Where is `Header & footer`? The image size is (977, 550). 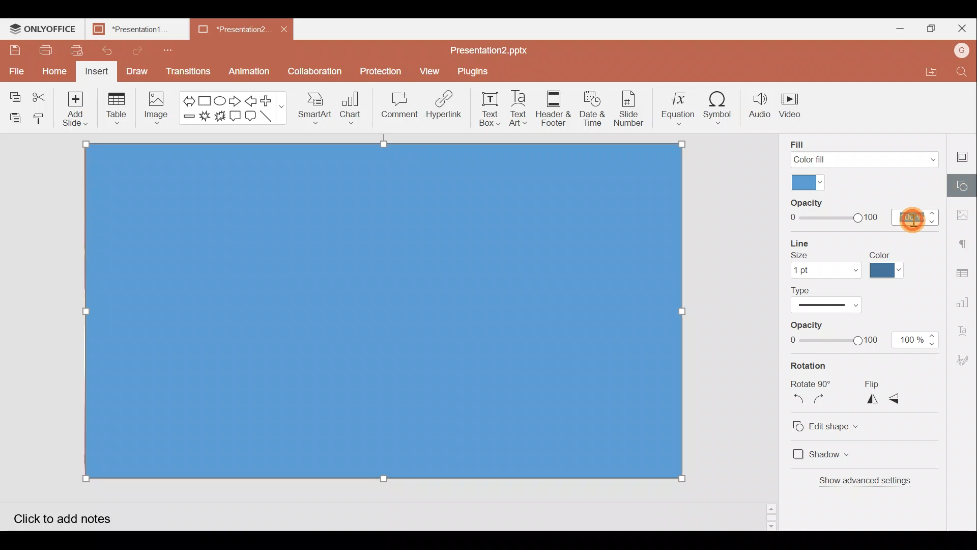 Header & footer is located at coordinates (553, 110).